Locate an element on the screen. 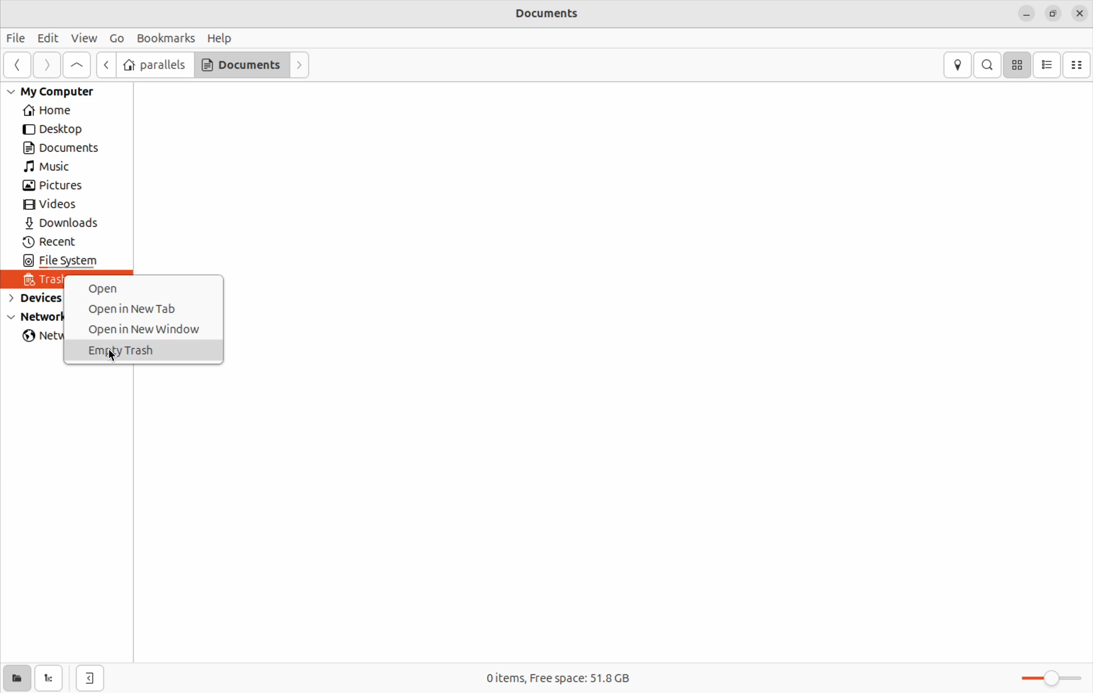  Documents is located at coordinates (550, 14).